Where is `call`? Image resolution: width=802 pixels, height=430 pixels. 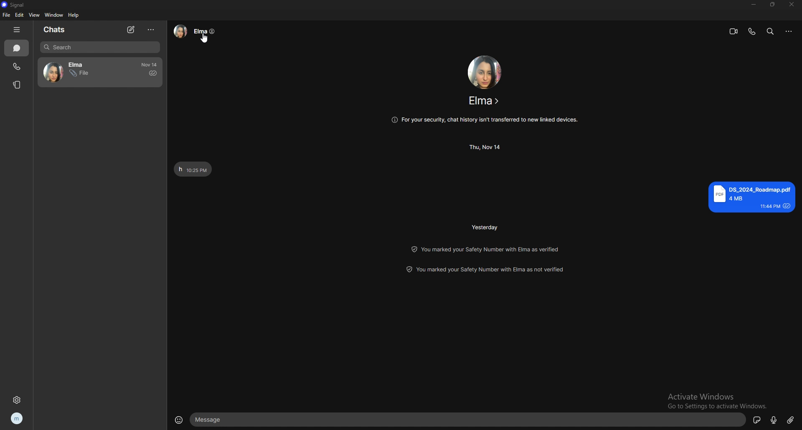
call is located at coordinates (16, 67).